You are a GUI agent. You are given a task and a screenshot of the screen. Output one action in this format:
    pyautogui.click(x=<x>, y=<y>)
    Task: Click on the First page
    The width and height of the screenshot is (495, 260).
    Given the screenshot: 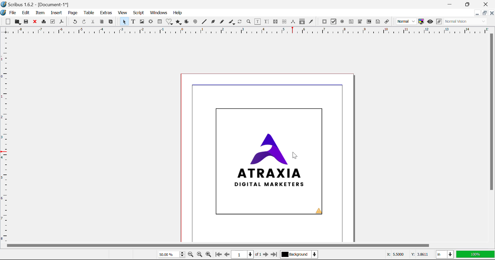 What is the action you would take?
    pyautogui.click(x=218, y=255)
    